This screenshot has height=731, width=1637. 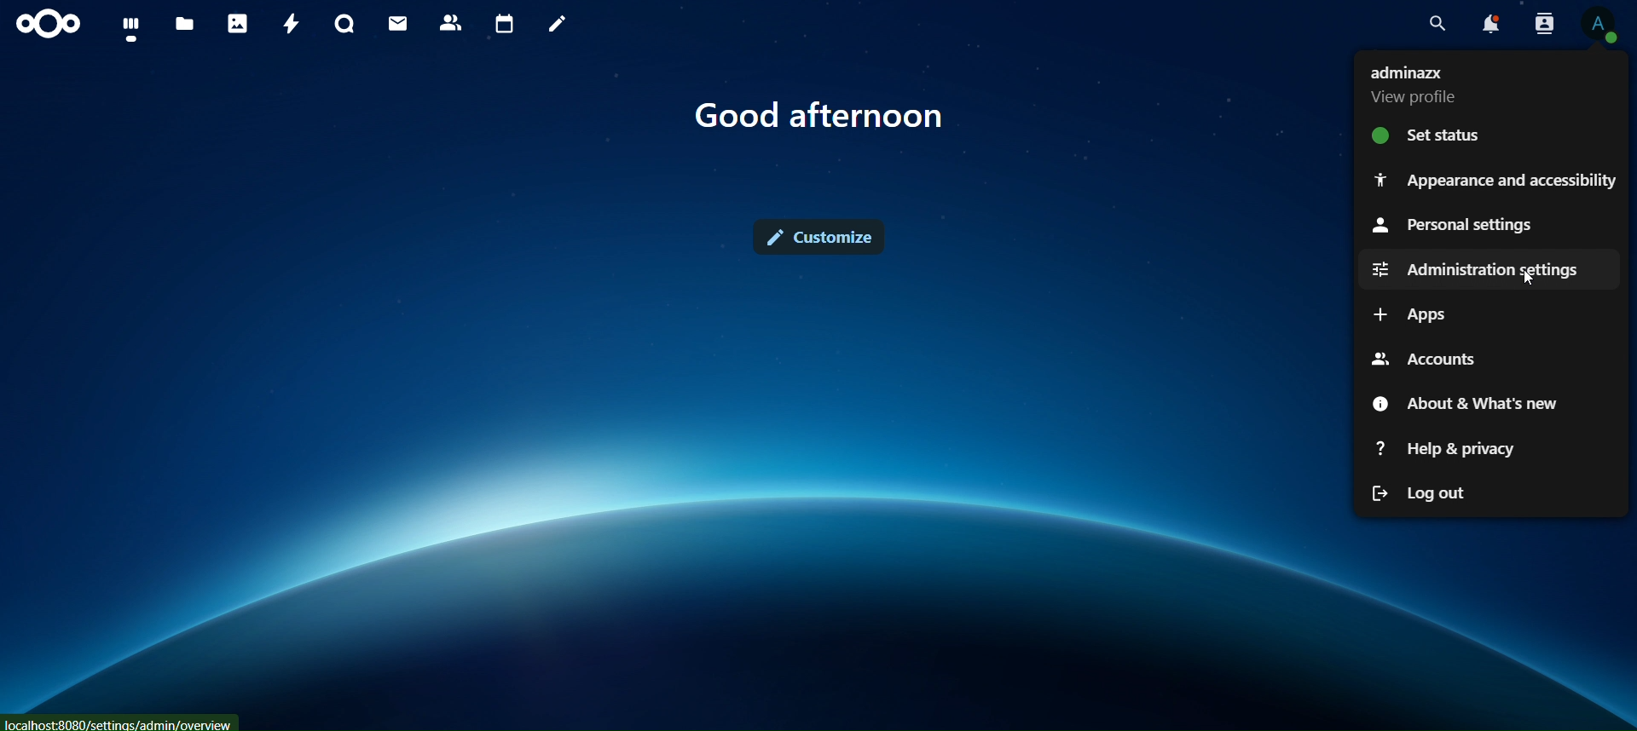 I want to click on notes, so click(x=556, y=24).